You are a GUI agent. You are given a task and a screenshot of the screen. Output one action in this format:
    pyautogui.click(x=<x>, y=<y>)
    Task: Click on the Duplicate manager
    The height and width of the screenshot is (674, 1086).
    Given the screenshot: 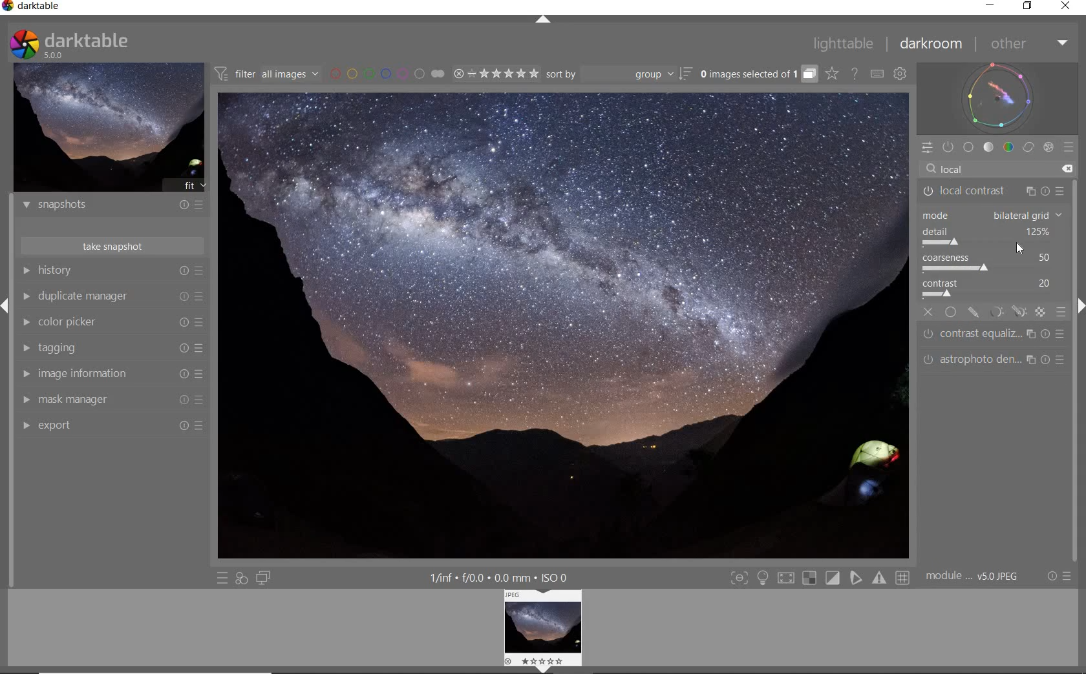 What is the action you would take?
    pyautogui.click(x=87, y=294)
    